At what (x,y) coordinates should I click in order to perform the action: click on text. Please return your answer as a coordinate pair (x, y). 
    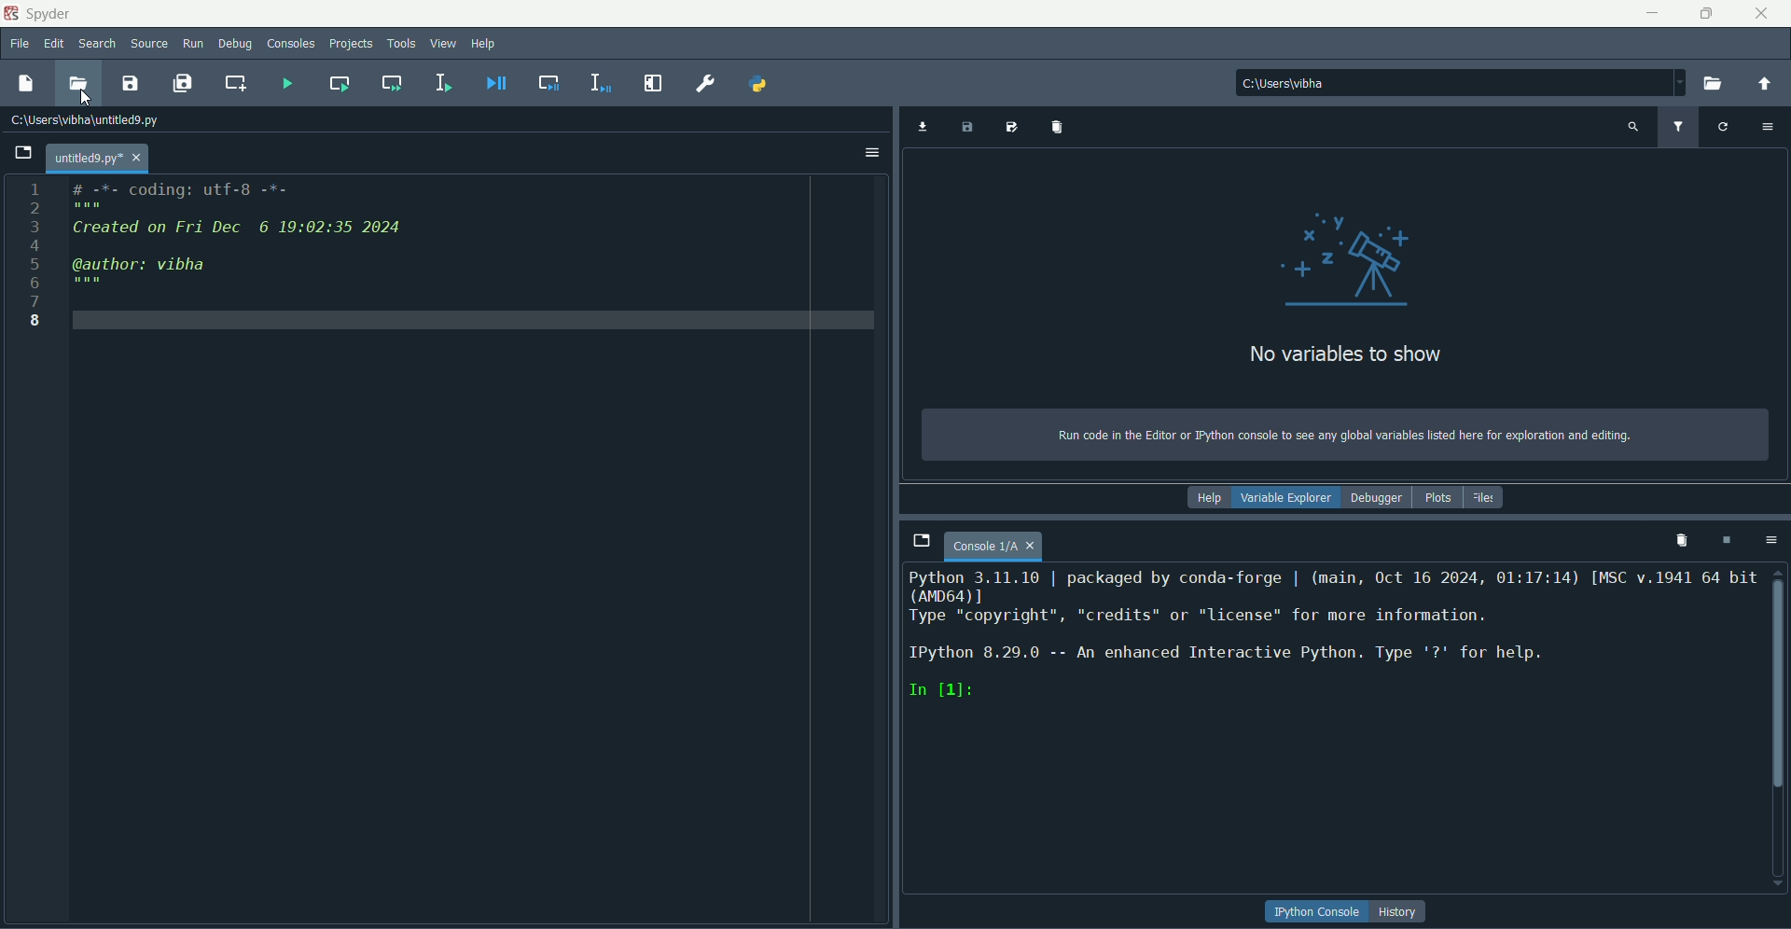
    Looking at the image, I should click on (1342, 436).